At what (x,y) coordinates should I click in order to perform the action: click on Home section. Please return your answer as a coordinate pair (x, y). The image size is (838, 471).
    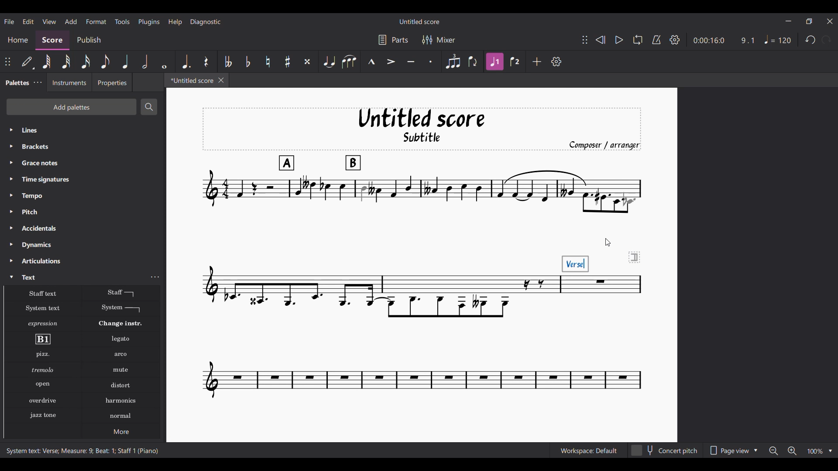
    Looking at the image, I should click on (17, 40).